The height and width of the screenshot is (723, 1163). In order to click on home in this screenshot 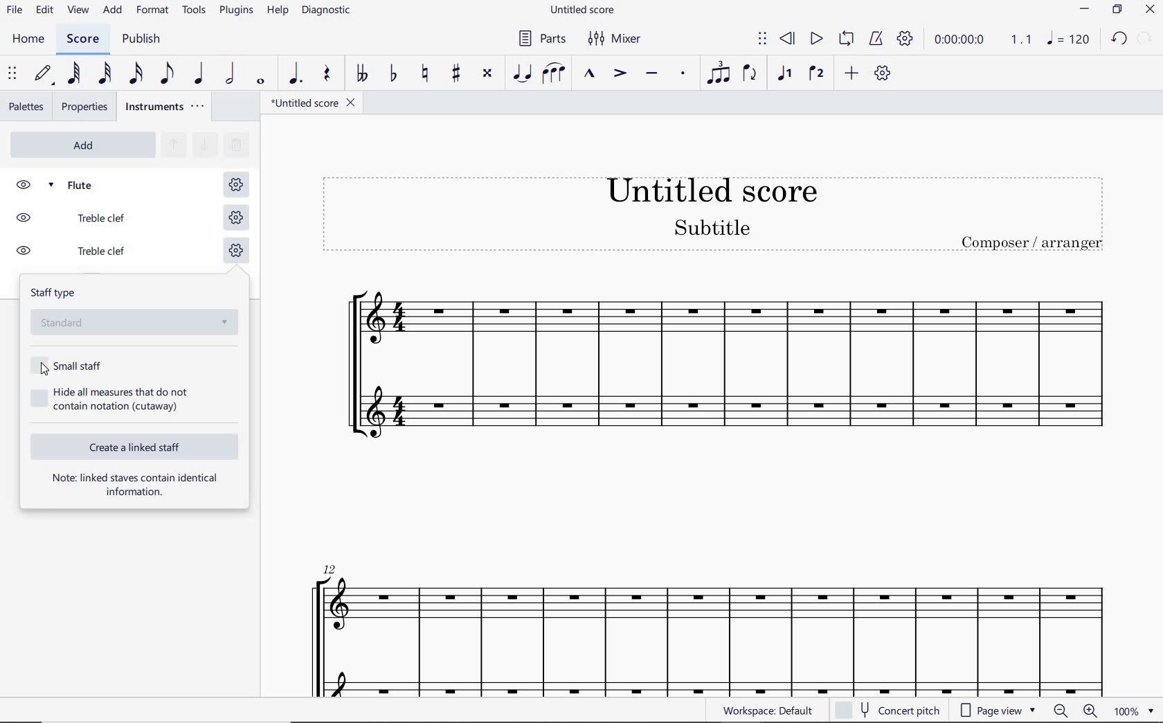, I will do `click(32, 41)`.